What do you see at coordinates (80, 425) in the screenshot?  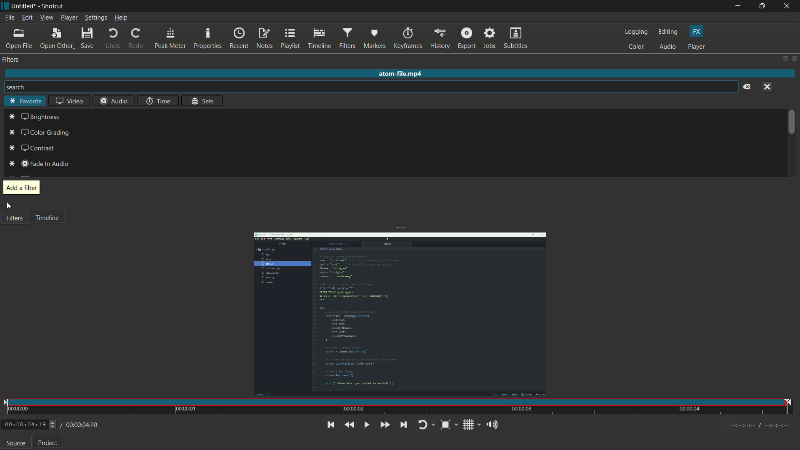 I see `/ 00:00:04:20` at bounding box center [80, 425].